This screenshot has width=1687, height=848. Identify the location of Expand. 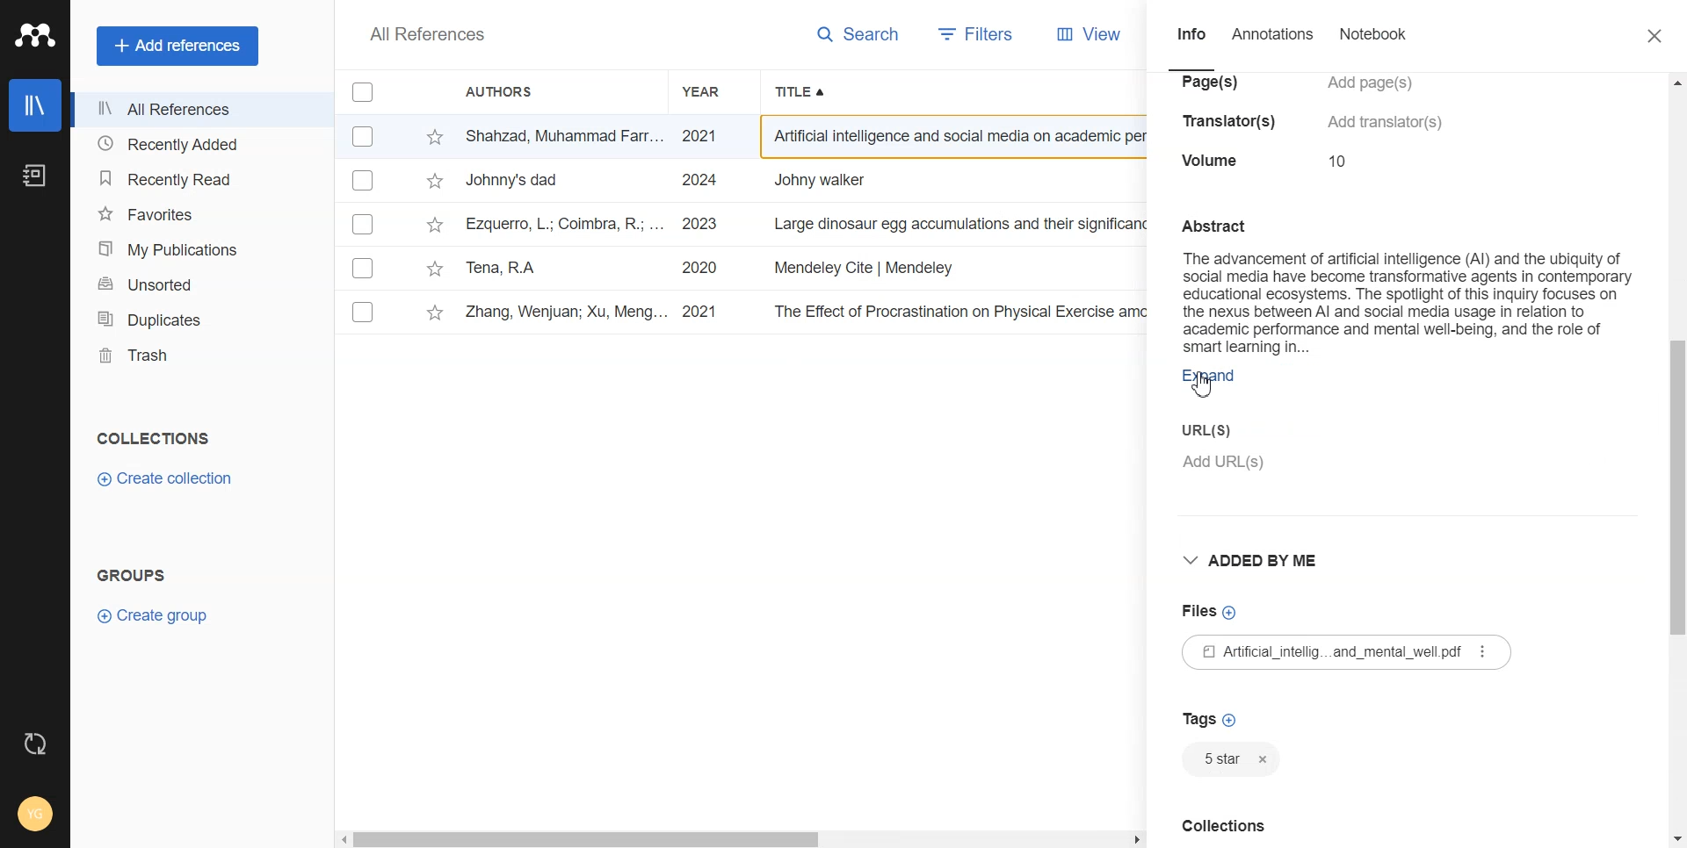
(1211, 382).